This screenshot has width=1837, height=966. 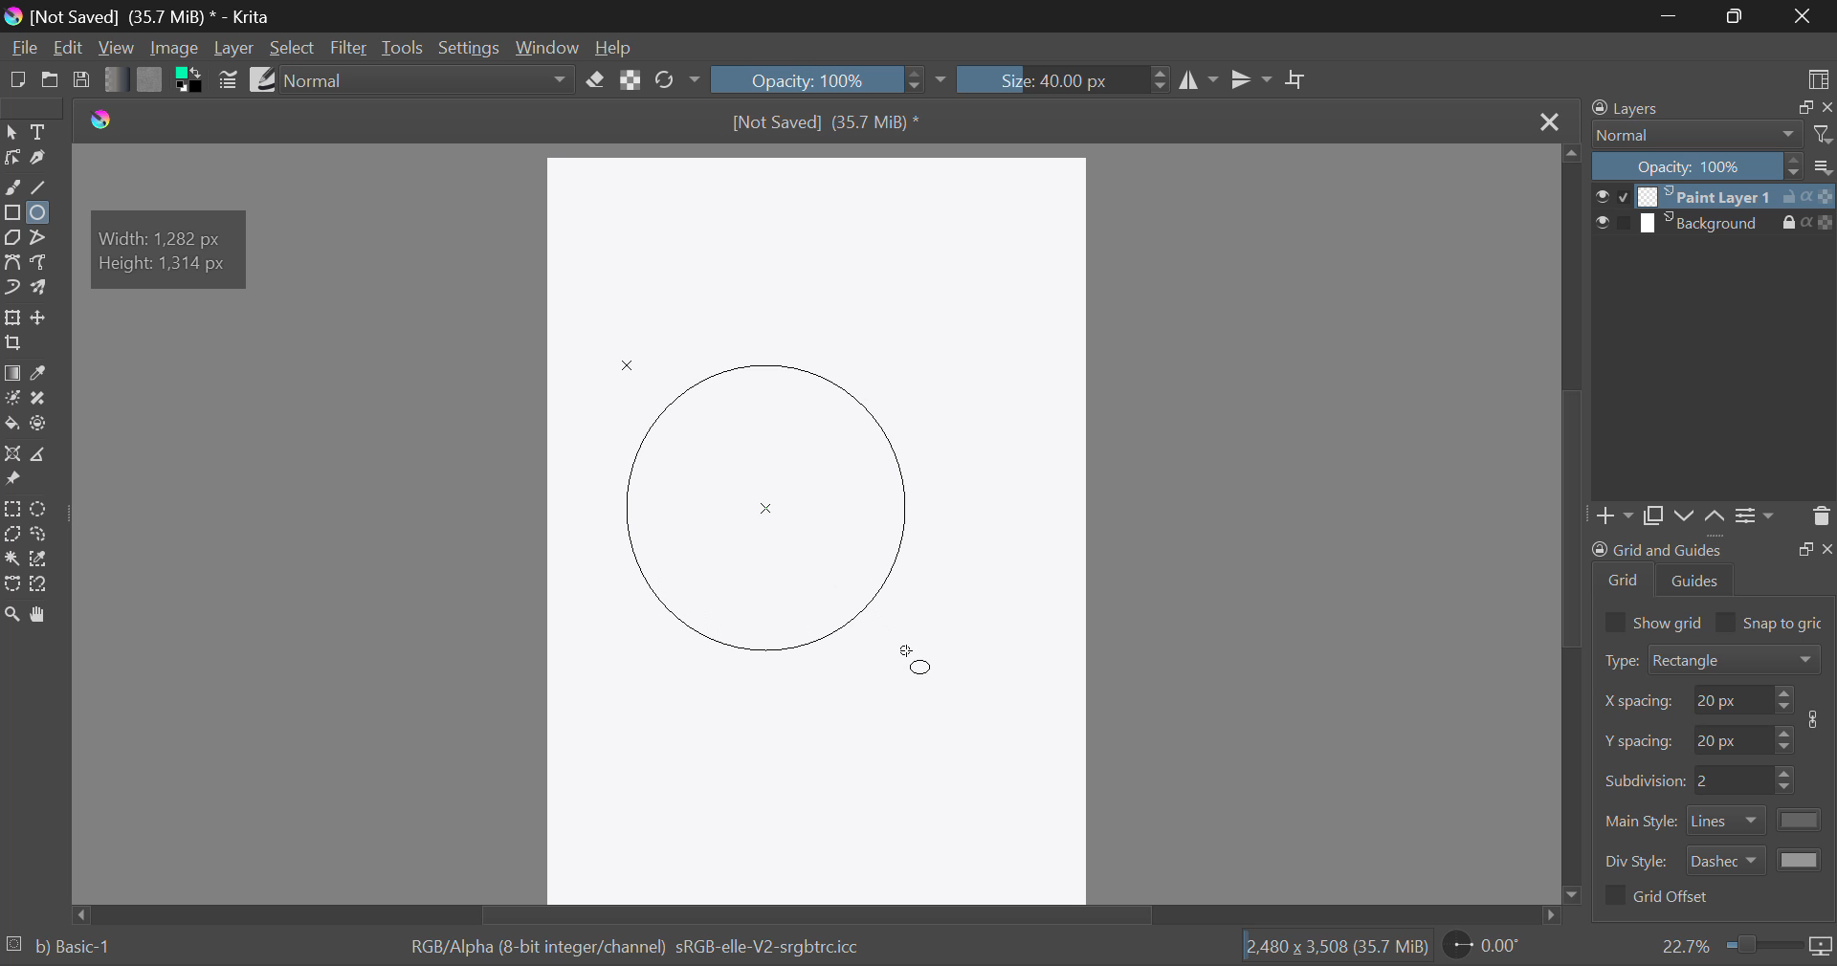 What do you see at coordinates (39, 560) in the screenshot?
I see `Similar Color Selection` at bounding box center [39, 560].